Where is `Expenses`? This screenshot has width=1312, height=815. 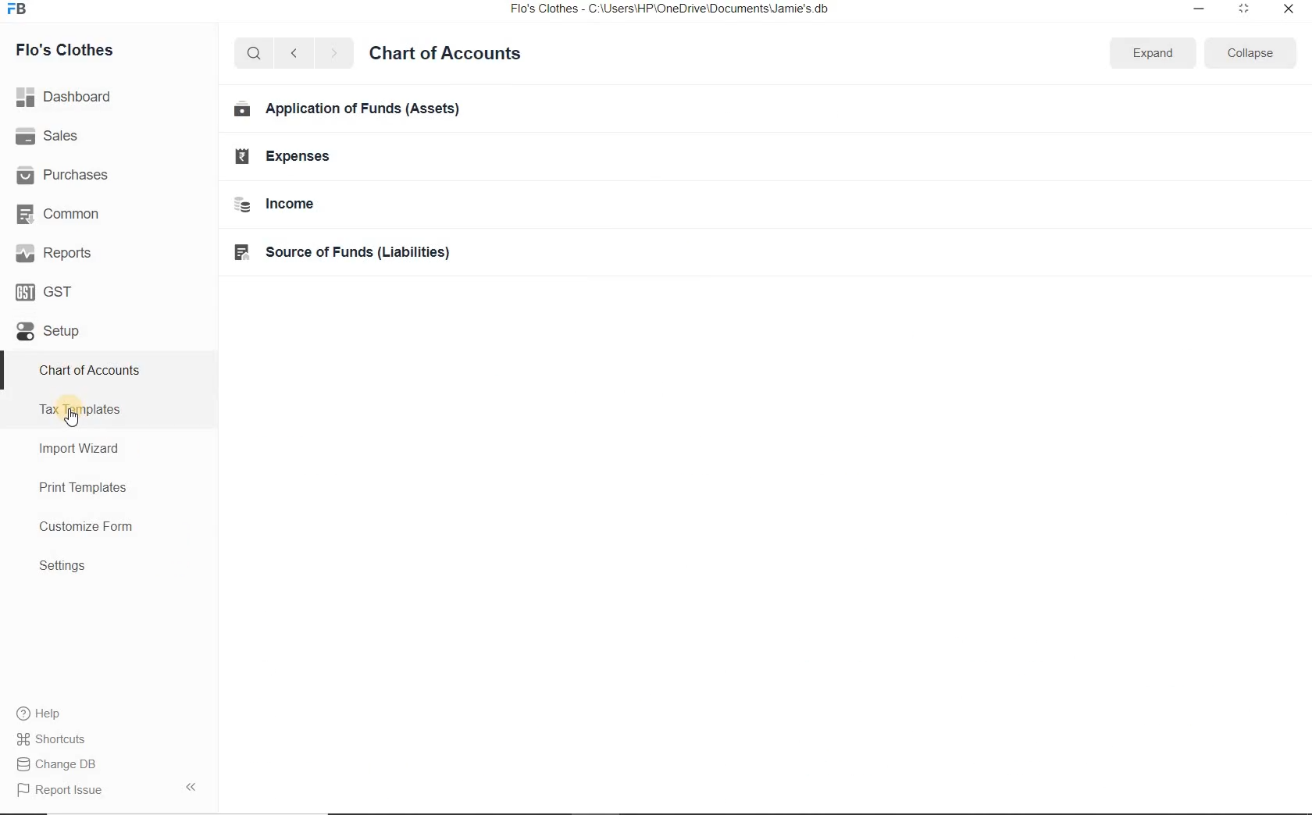 Expenses is located at coordinates (373, 157).